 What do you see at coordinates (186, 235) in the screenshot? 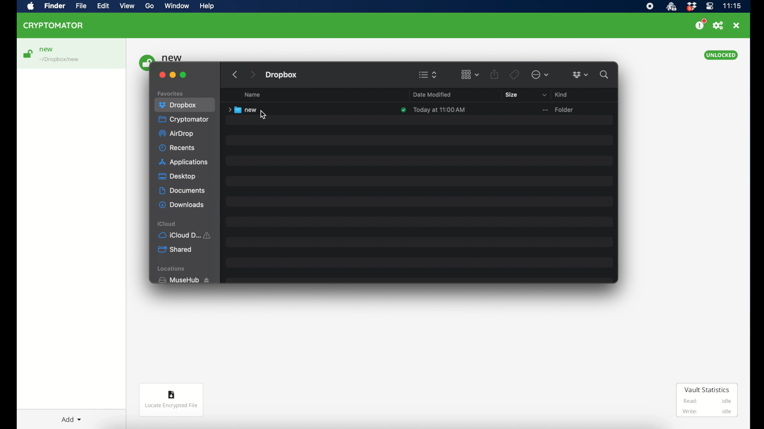
I see `iCloud` at bounding box center [186, 235].